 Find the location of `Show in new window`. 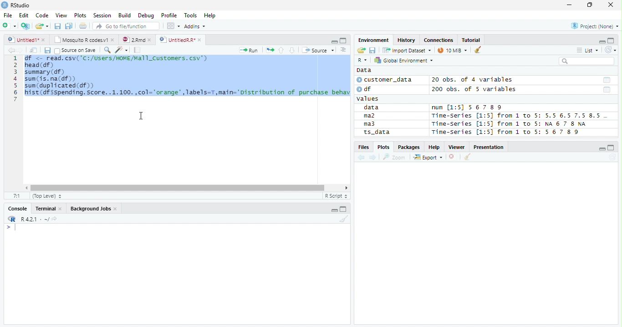

Show in new window is located at coordinates (34, 50).